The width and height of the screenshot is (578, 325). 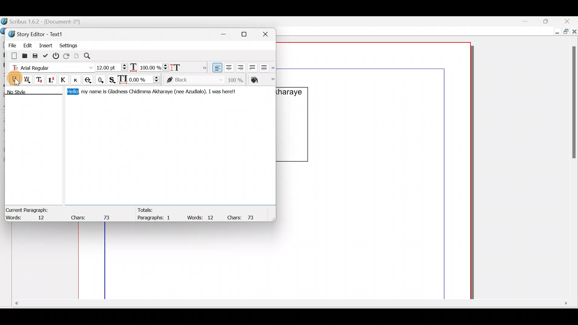 I want to click on Words: 12, so click(x=202, y=217).